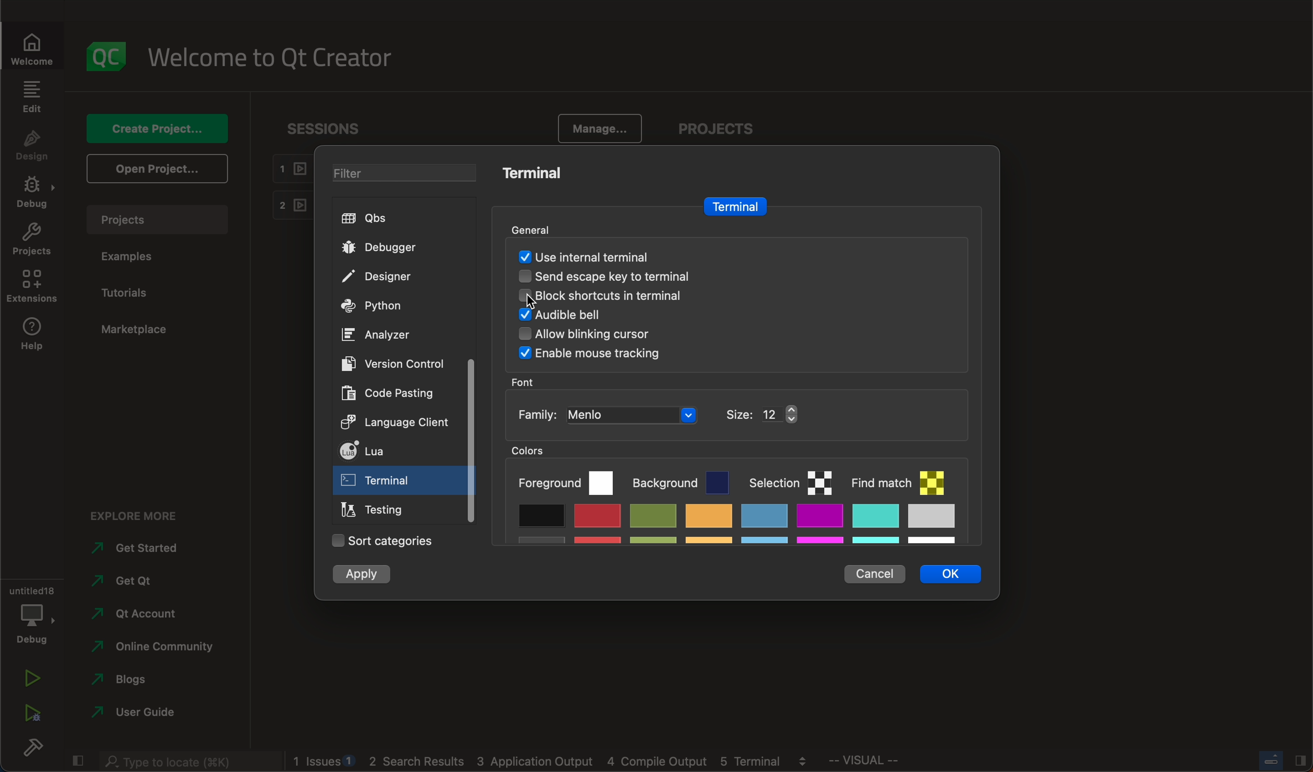 The width and height of the screenshot is (1313, 772). I want to click on apply, so click(374, 576).